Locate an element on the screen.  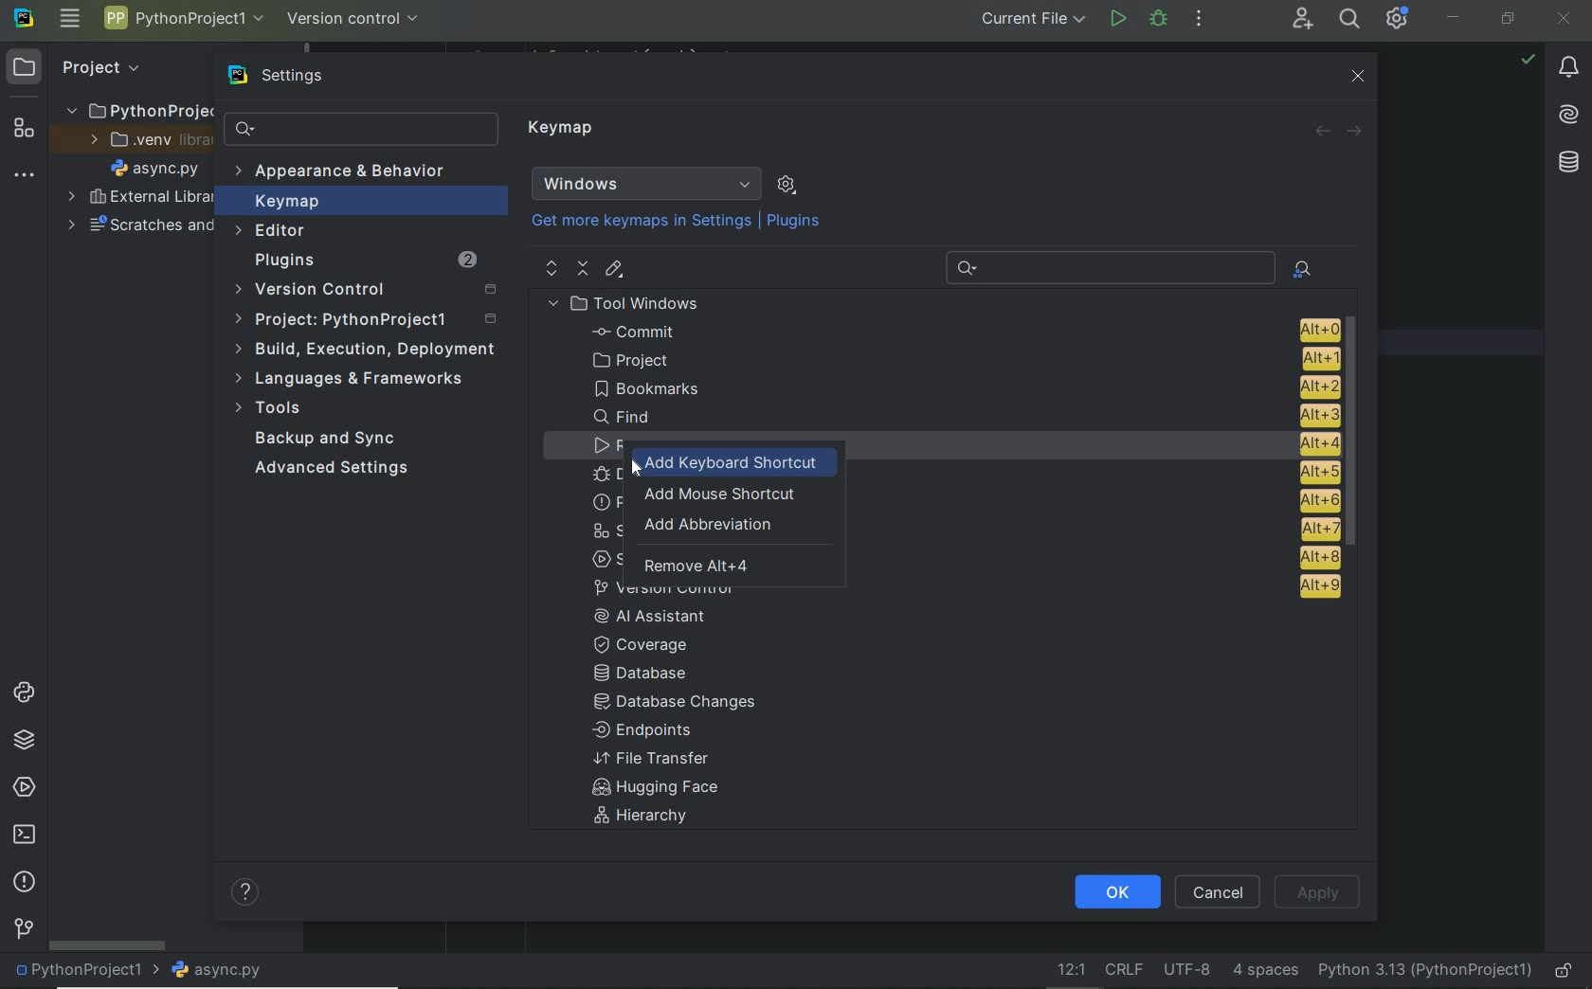
go to line is located at coordinates (1068, 971).